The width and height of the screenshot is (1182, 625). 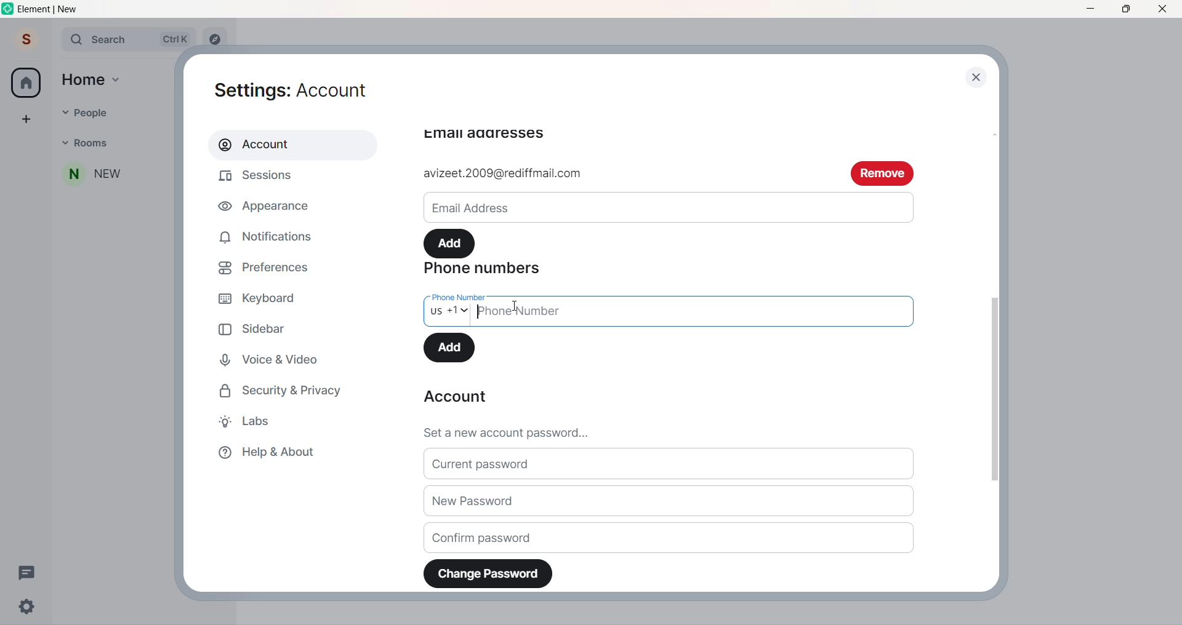 What do you see at coordinates (451, 347) in the screenshot?
I see `Add` at bounding box center [451, 347].